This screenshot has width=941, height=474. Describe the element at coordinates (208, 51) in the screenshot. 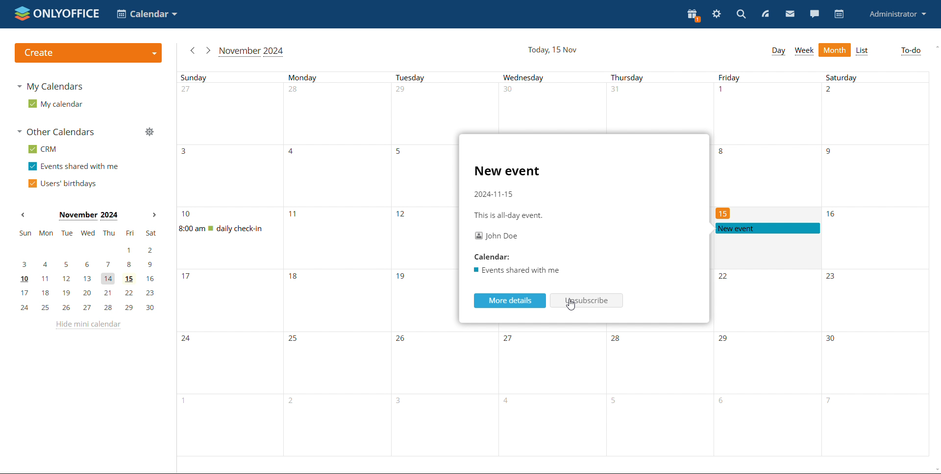

I see `next month` at that location.